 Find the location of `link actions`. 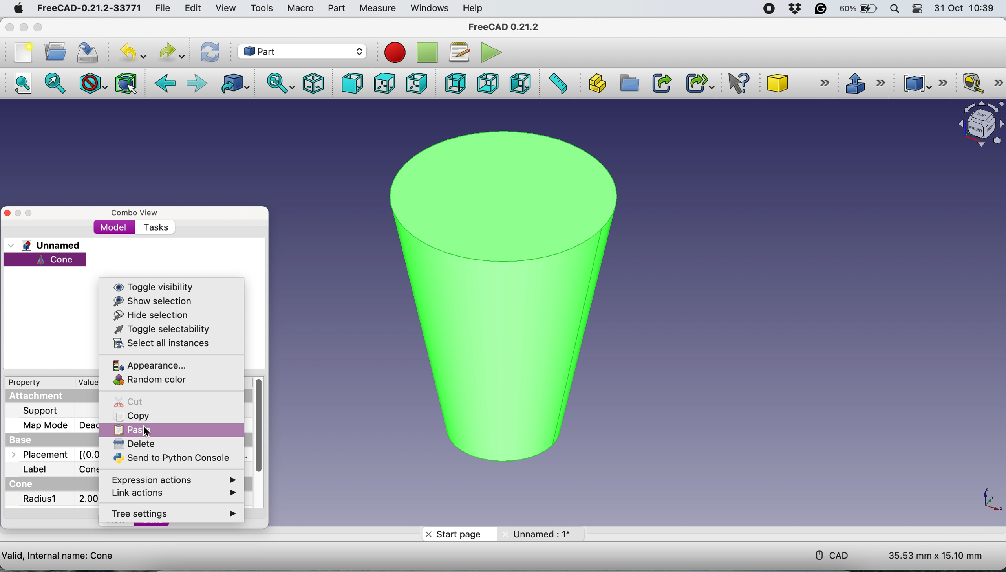

link actions is located at coordinates (175, 492).